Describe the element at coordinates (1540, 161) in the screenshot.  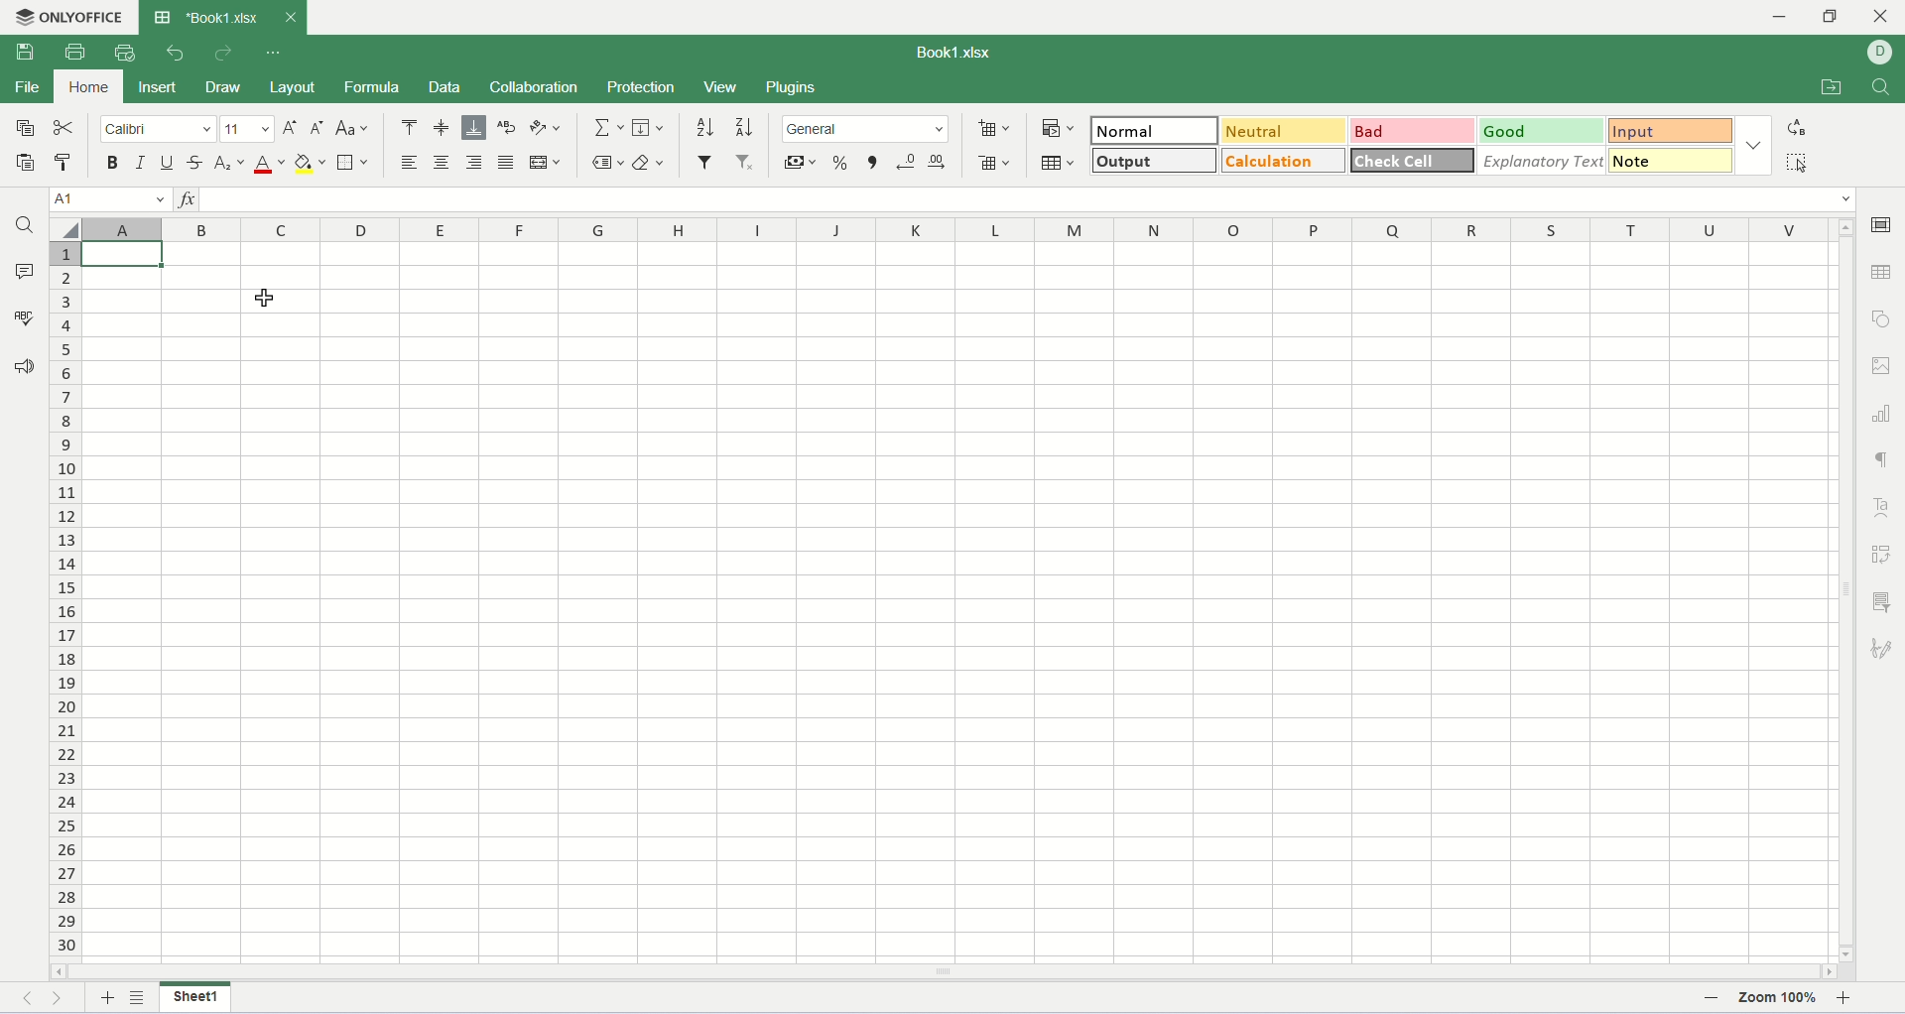
I see `explanatory text` at that location.